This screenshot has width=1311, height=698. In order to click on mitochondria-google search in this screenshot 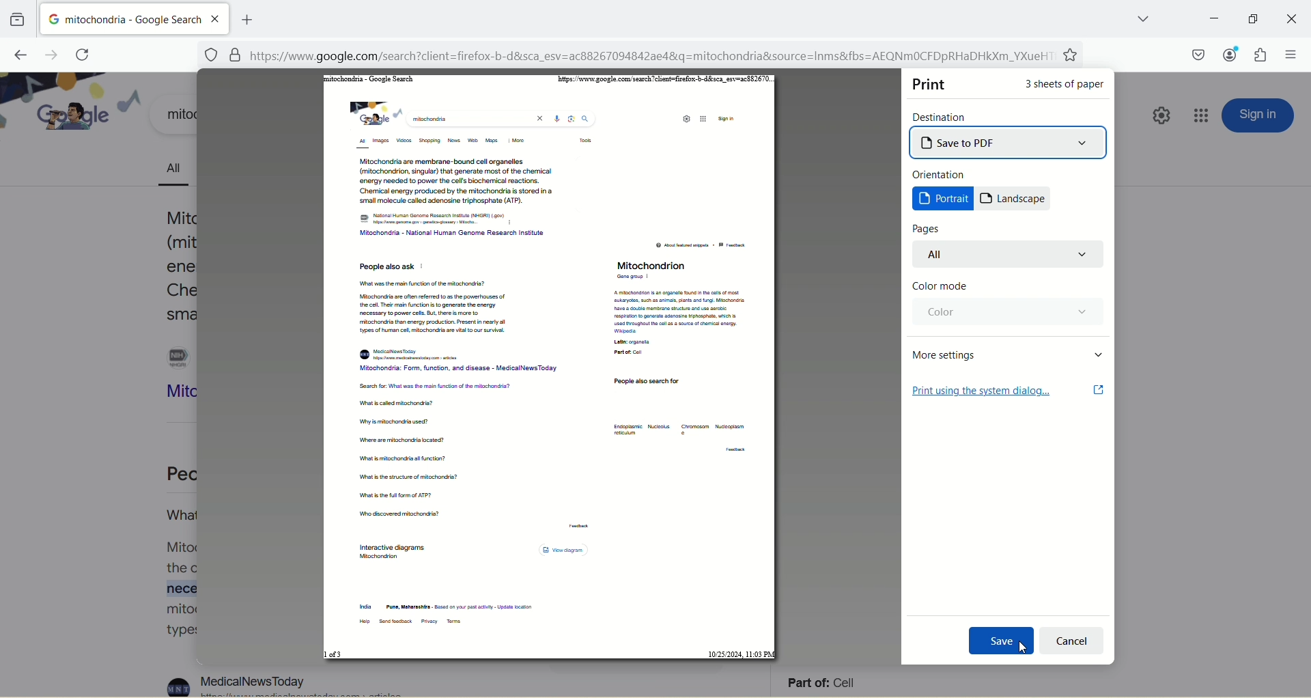, I will do `click(121, 18)`.